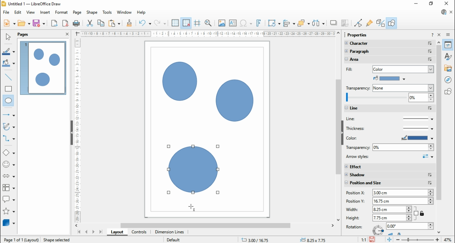  Describe the element at coordinates (93, 232) in the screenshot. I see `next page` at that location.